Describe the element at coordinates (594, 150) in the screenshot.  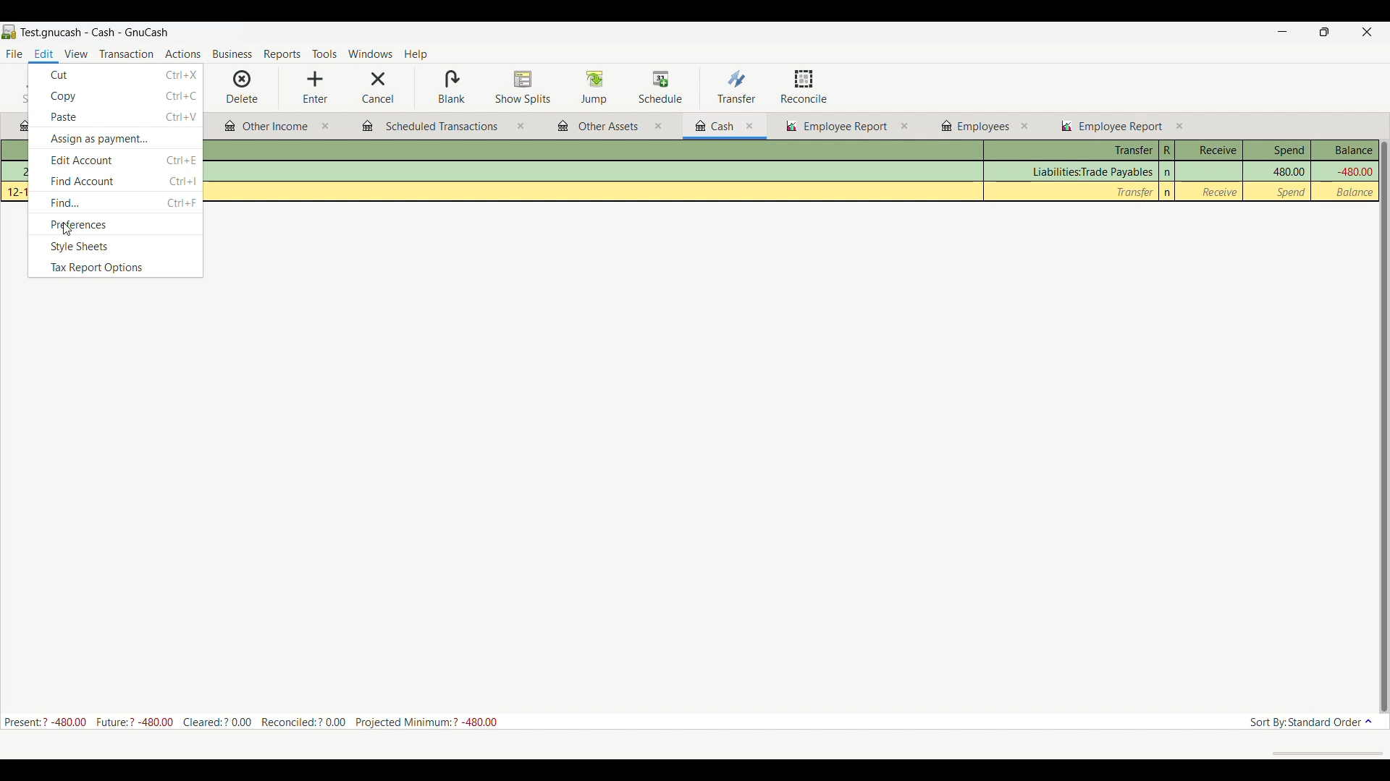
I see `Description column` at that location.